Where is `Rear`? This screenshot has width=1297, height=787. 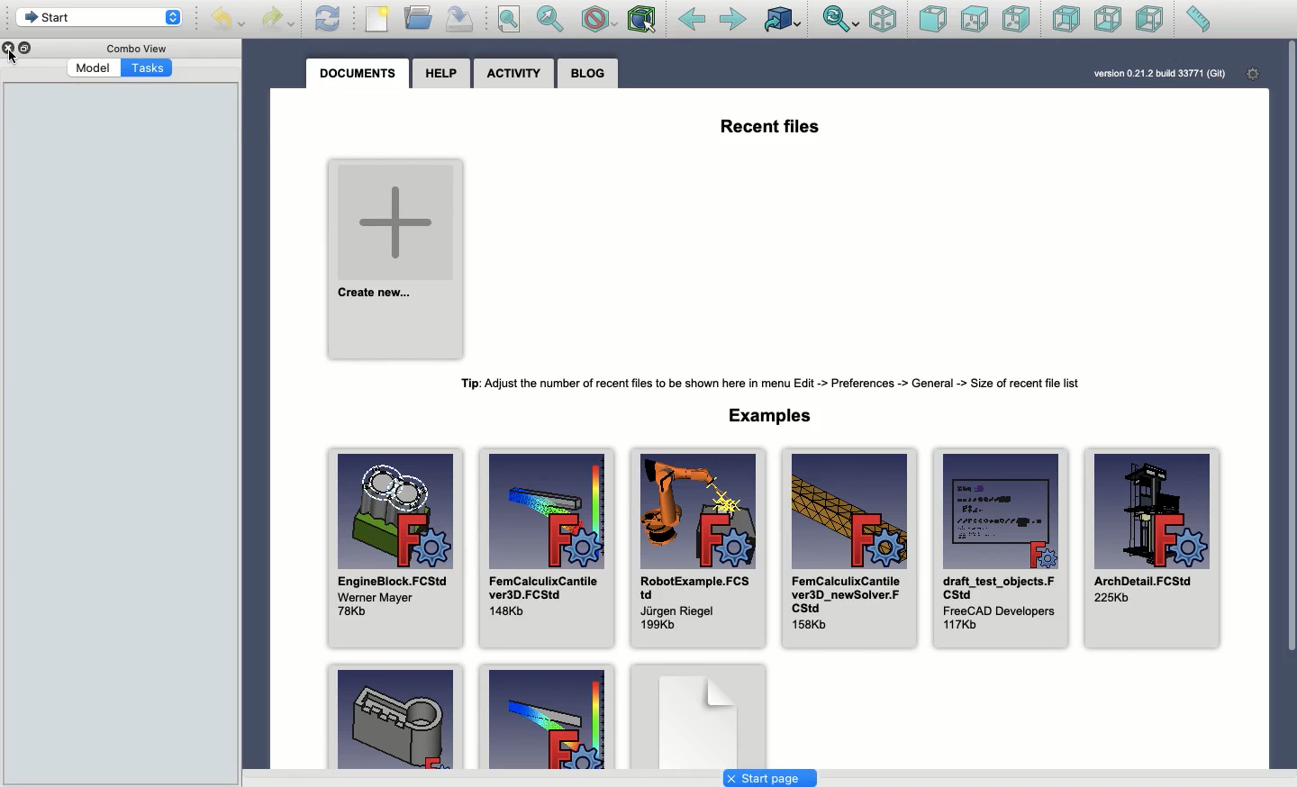 Rear is located at coordinates (1066, 19).